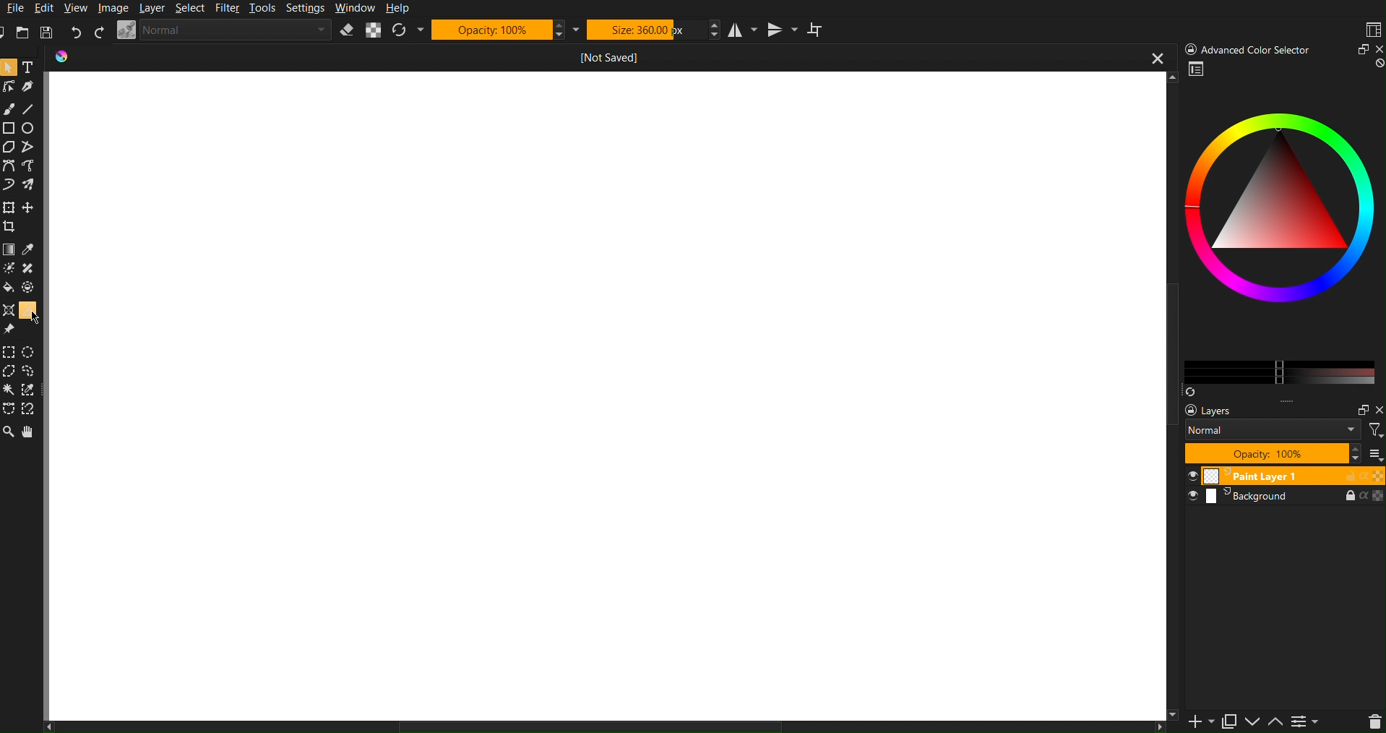 This screenshot has width=1386, height=733. Describe the element at coordinates (1280, 721) in the screenshot. I see `Up` at that location.